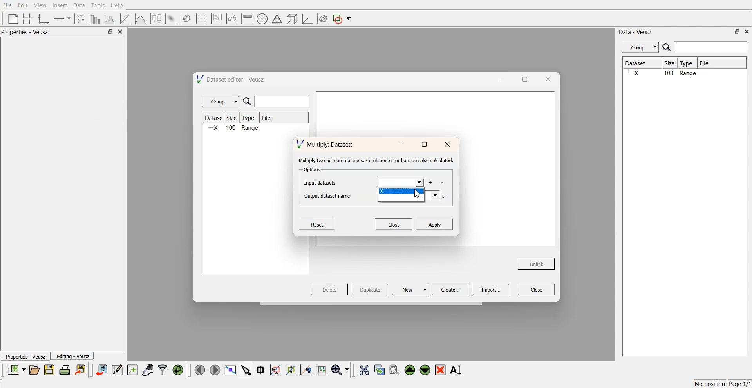 The width and height of the screenshot is (752, 388). Describe the element at coordinates (11, 18) in the screenshot. I see `blank page` at that location.